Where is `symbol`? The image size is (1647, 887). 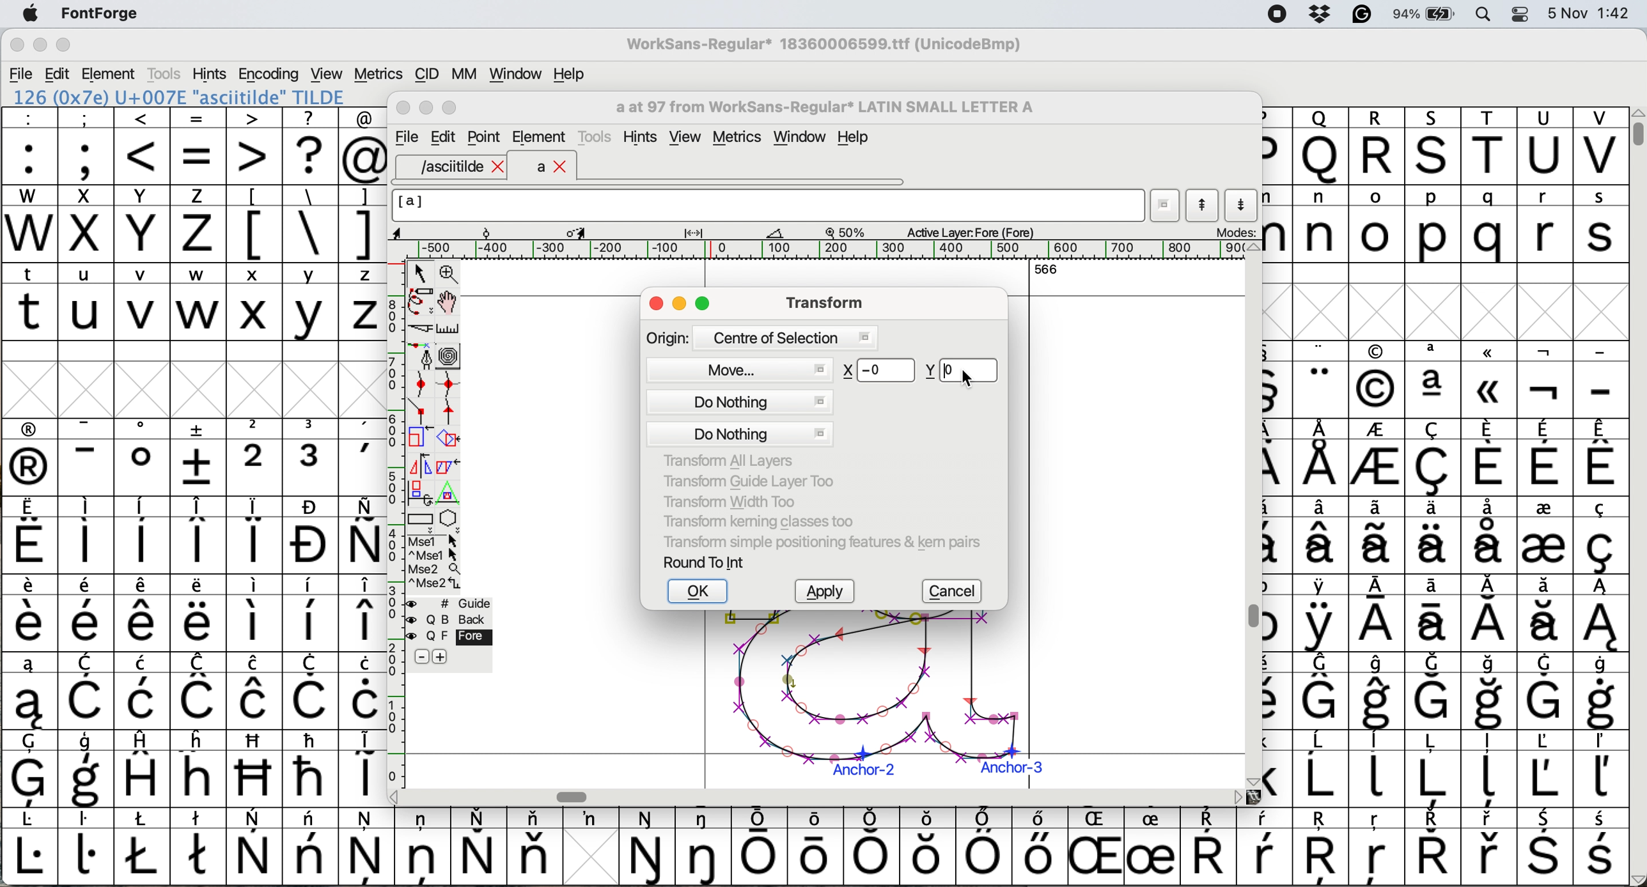 symbol is located at coordinates (1545, 848).